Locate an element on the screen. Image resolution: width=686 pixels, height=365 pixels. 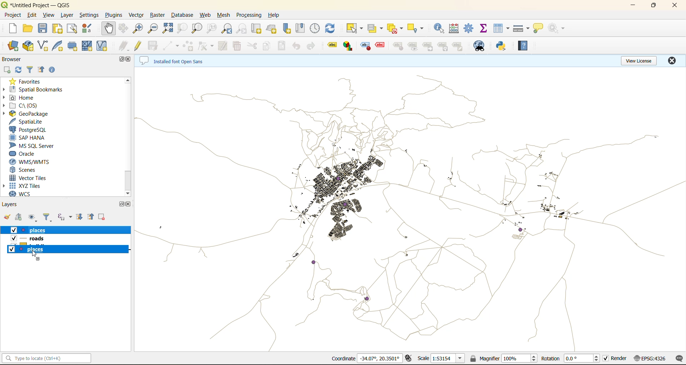
place is located at coordinates (34, 230).